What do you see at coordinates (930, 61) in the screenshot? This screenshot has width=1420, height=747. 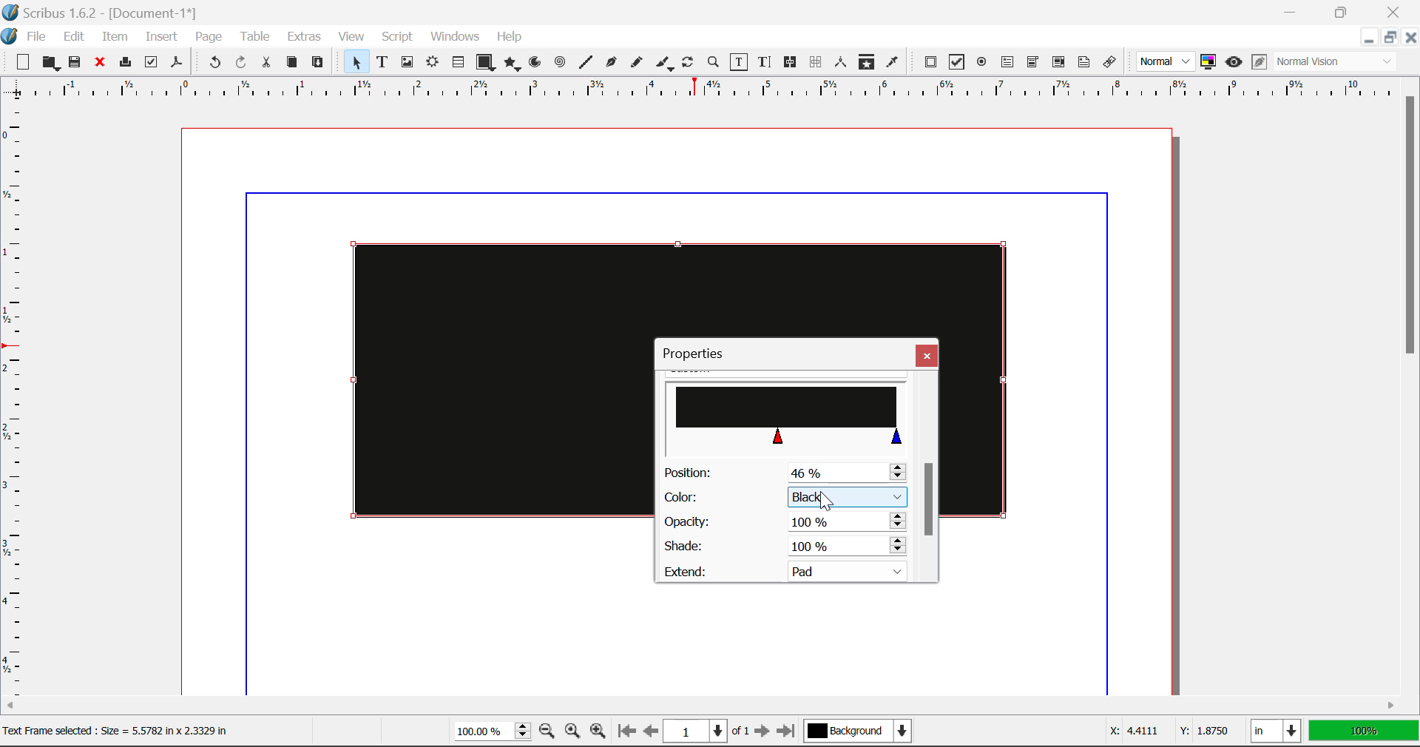 I see `PDF Push Button` at bounding box center [930, 61].